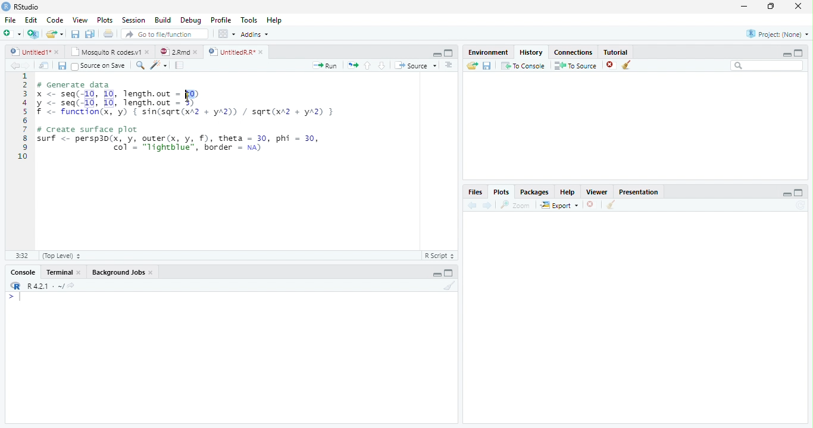  I want to click on To Console, so click(523, 65).